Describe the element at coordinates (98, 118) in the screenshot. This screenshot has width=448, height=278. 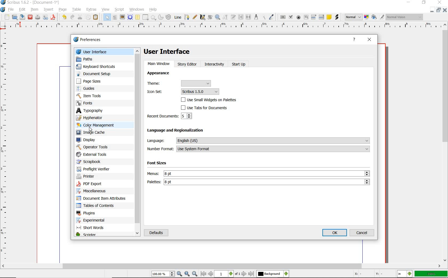
I see `hyphenator` at that location.